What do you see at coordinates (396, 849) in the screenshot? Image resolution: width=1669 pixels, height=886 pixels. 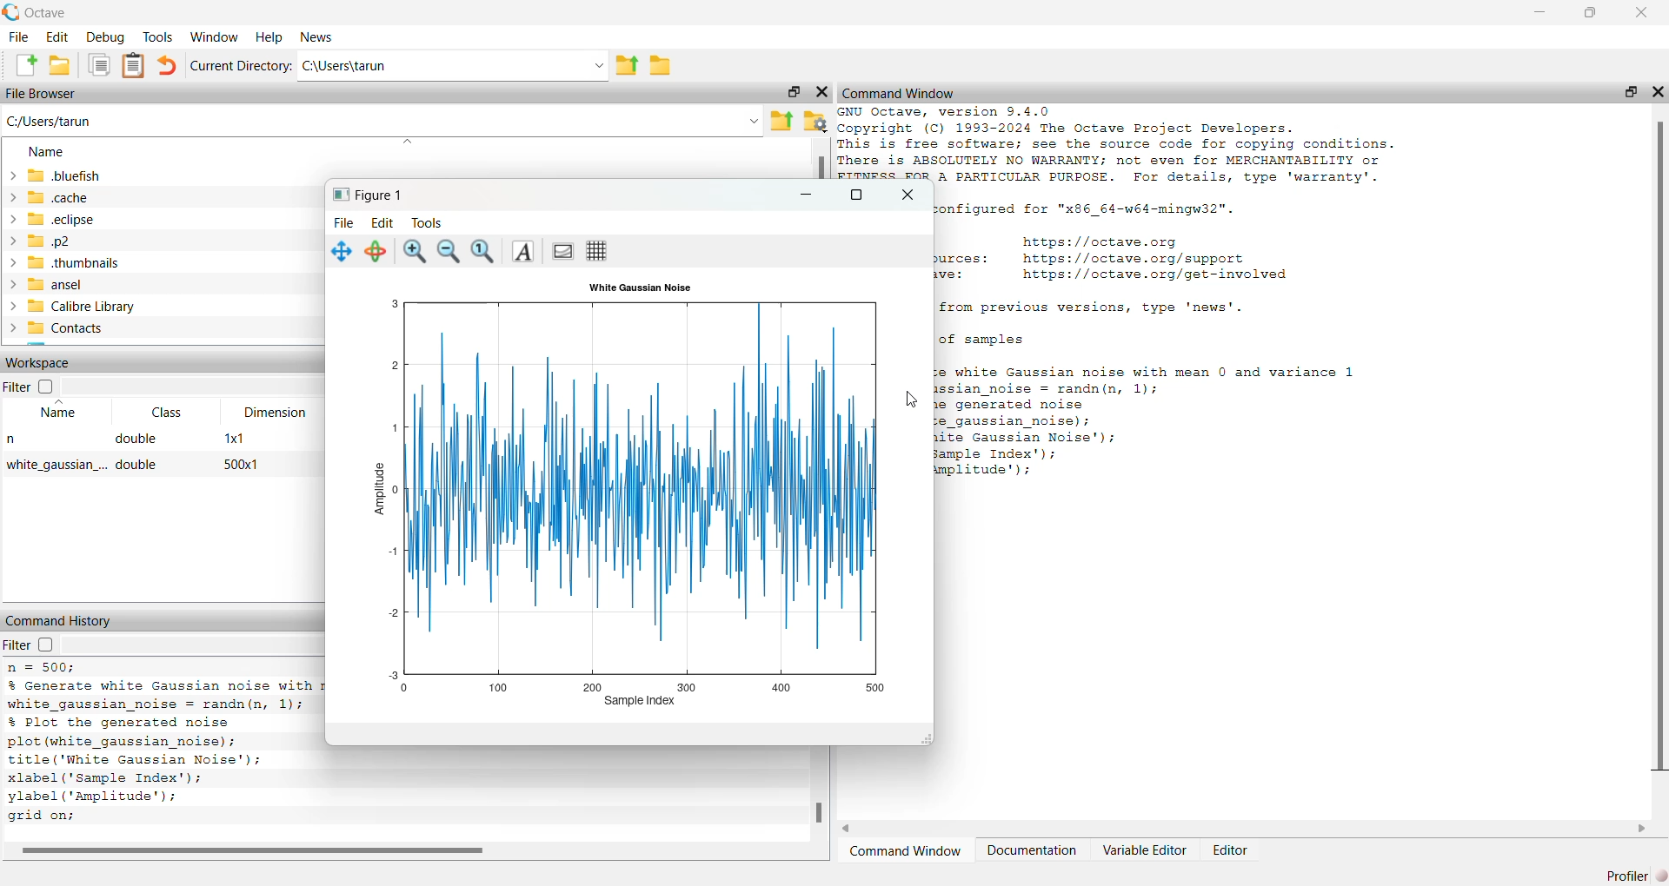 I see `horizontal scroll bar` at bounding box center [396, 849].